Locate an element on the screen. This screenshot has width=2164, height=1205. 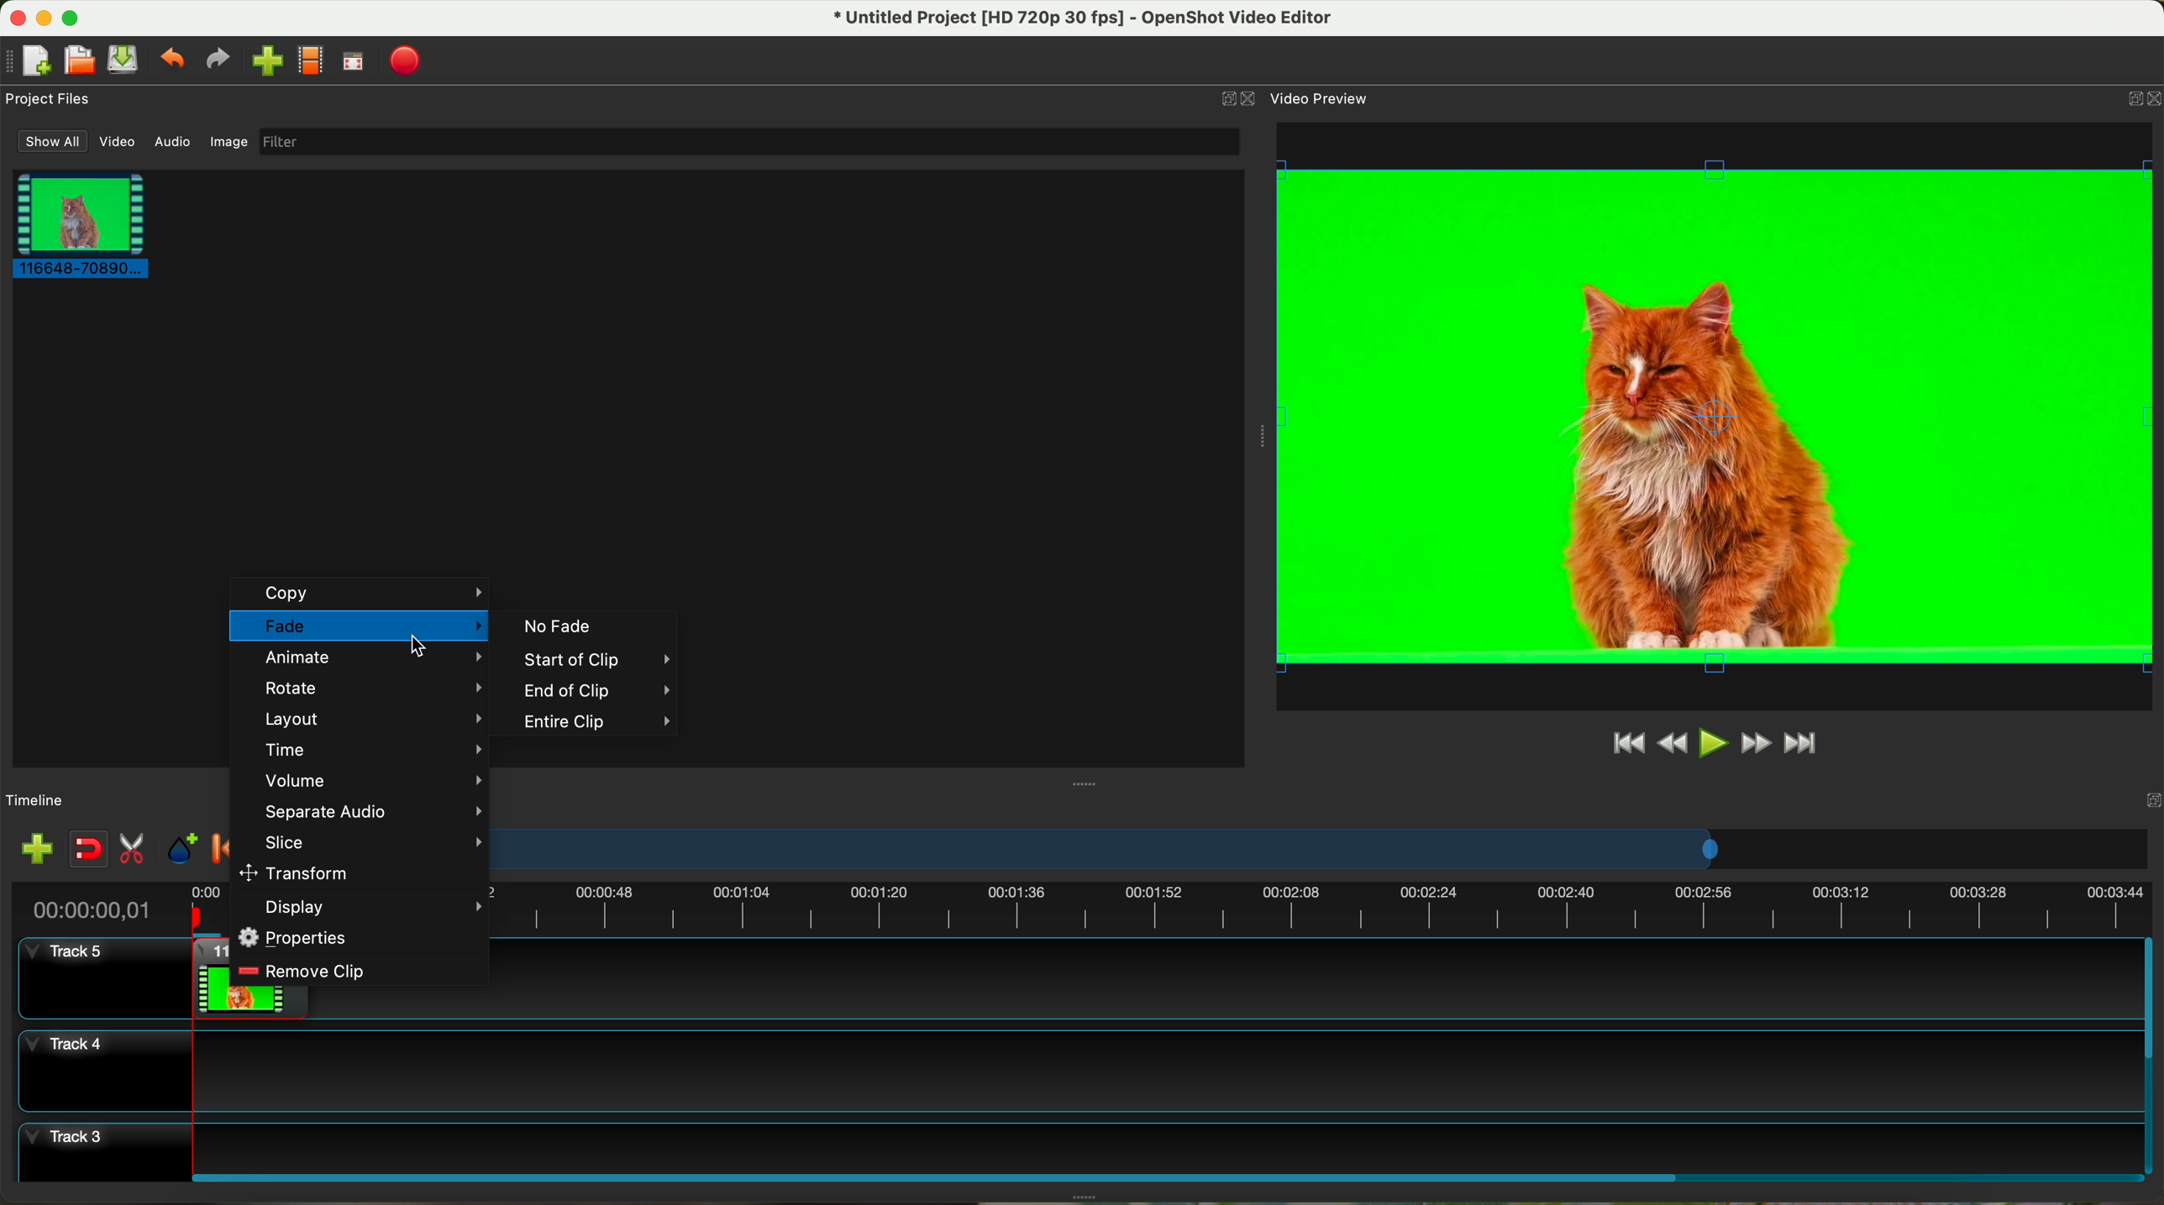
export video is located at coordinates (405, 62).